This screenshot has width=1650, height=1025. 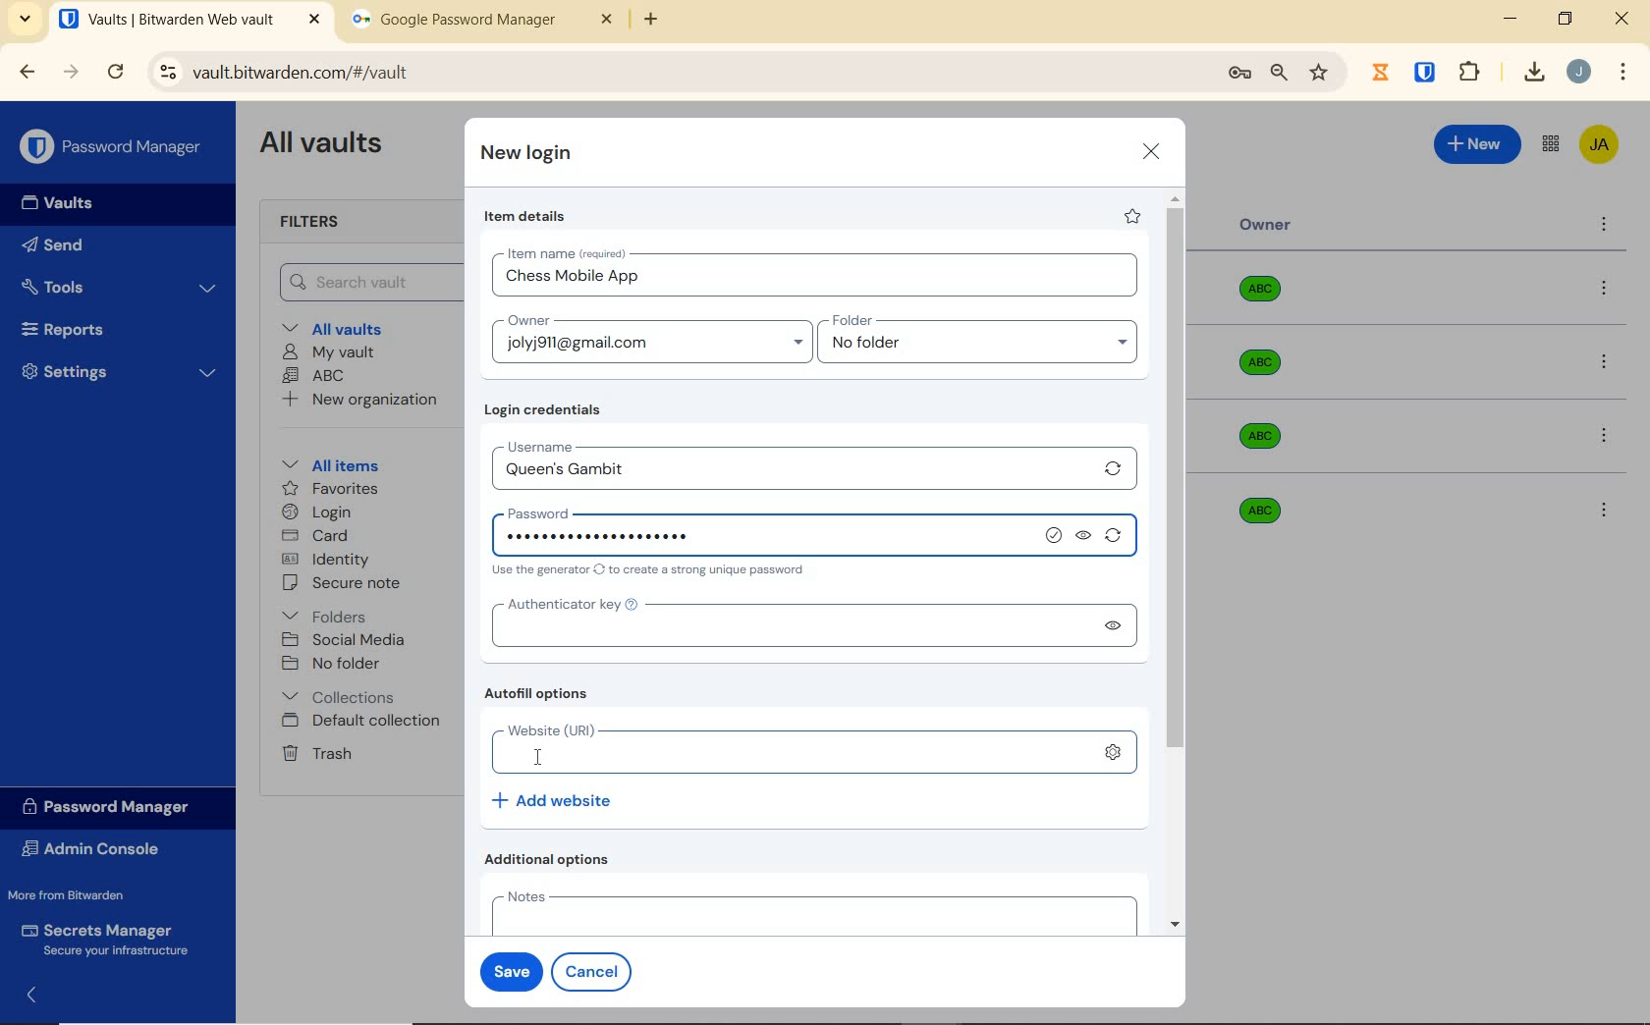 I want to click on All vaults, so click(x=340, y=327).